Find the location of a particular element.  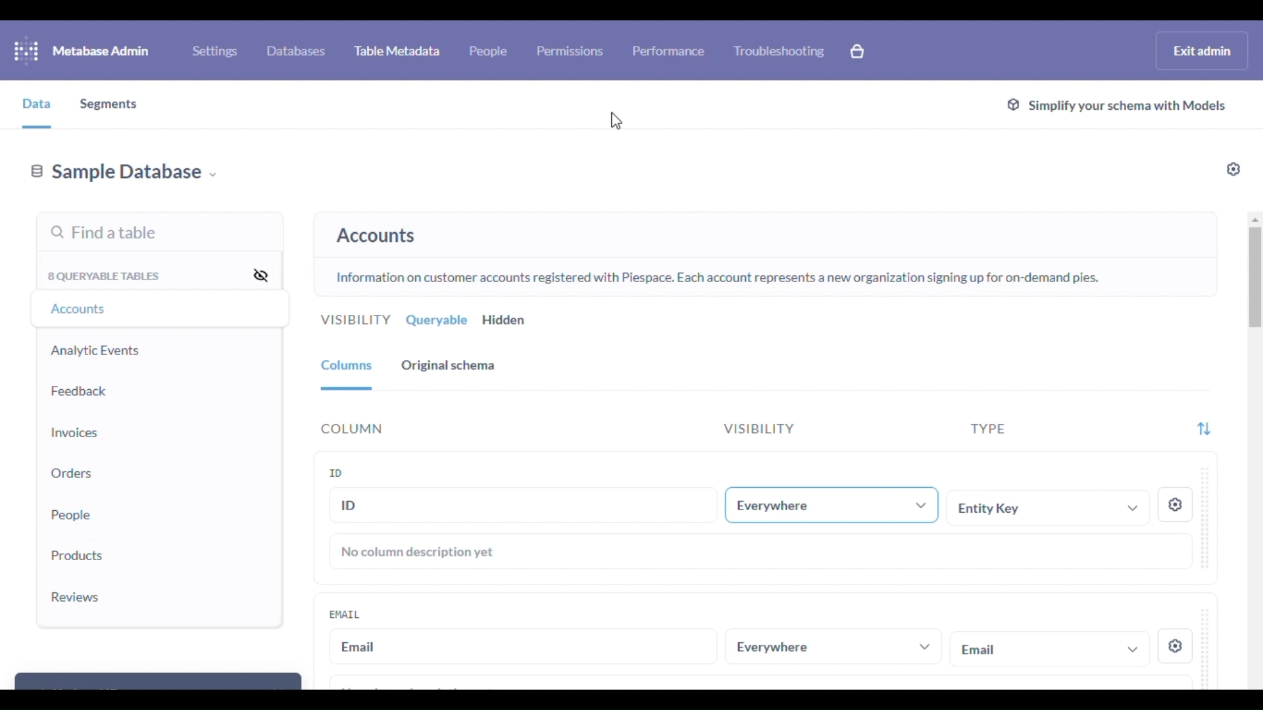

everywhere is located at coordinates (832, 647).